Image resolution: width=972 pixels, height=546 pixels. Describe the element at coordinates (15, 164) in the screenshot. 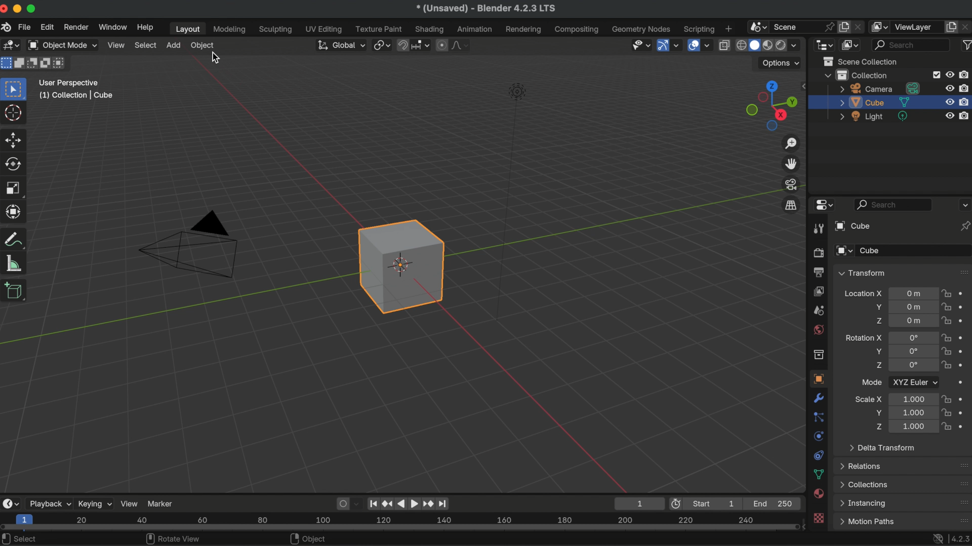

I see `rotate` at that location.